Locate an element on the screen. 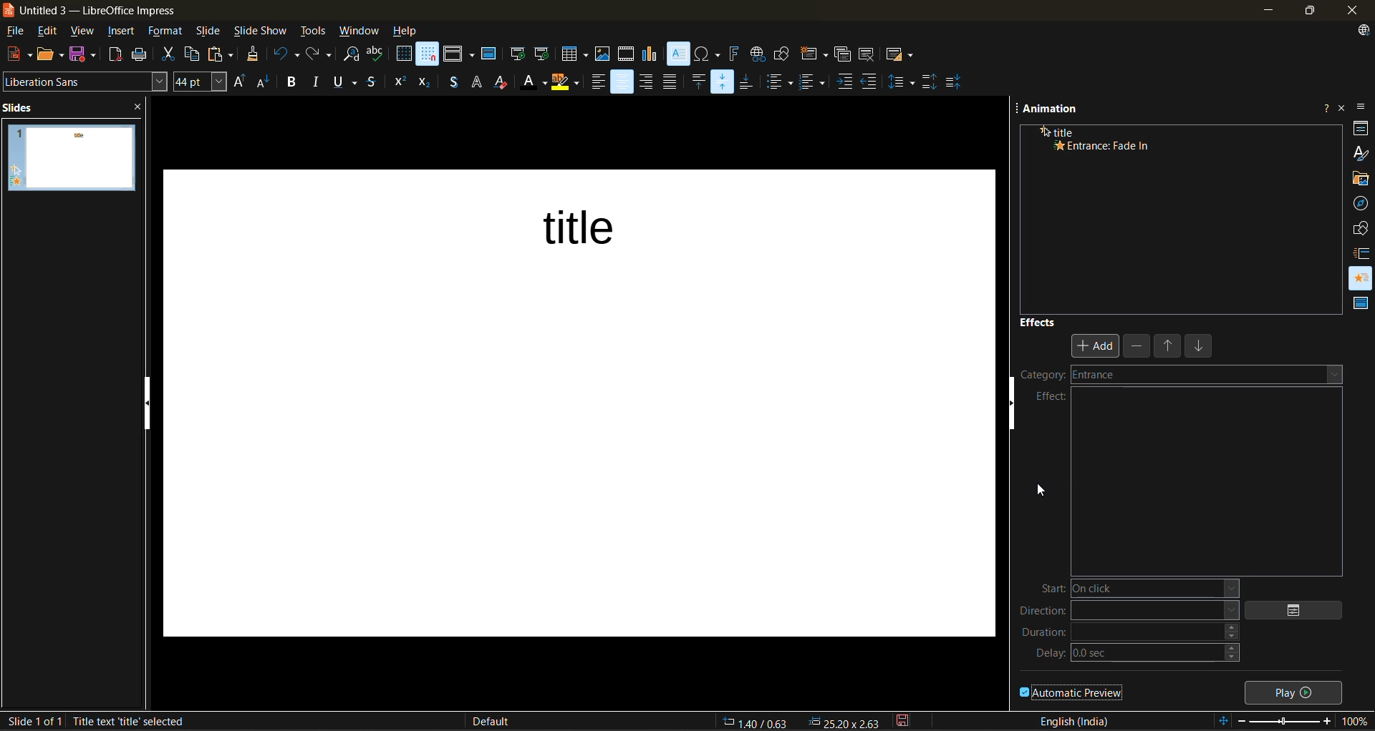 The height and width of the screenshot is (731, 1375). insert special characterss is located at coordinates (708, 54).